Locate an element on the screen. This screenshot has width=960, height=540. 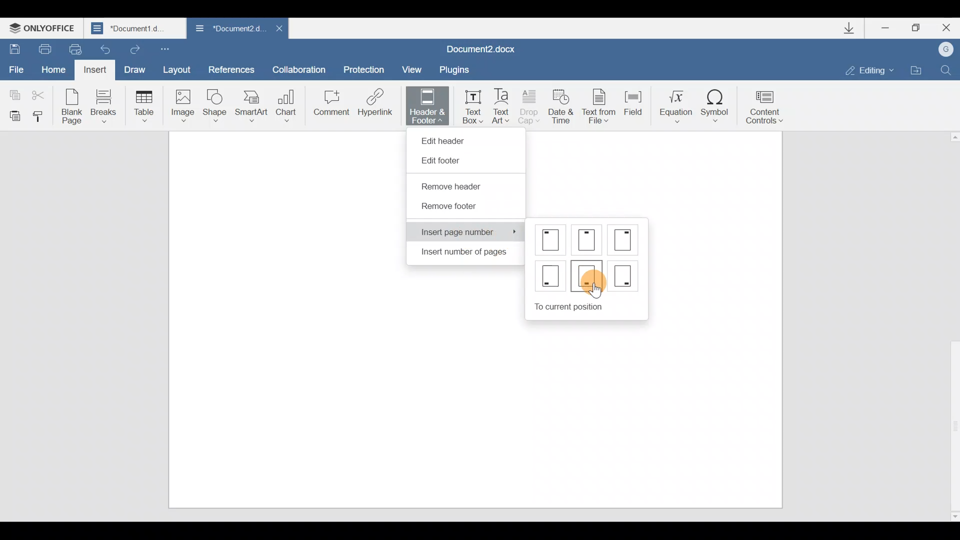
Position 4 is located at coordinates (549, 277).